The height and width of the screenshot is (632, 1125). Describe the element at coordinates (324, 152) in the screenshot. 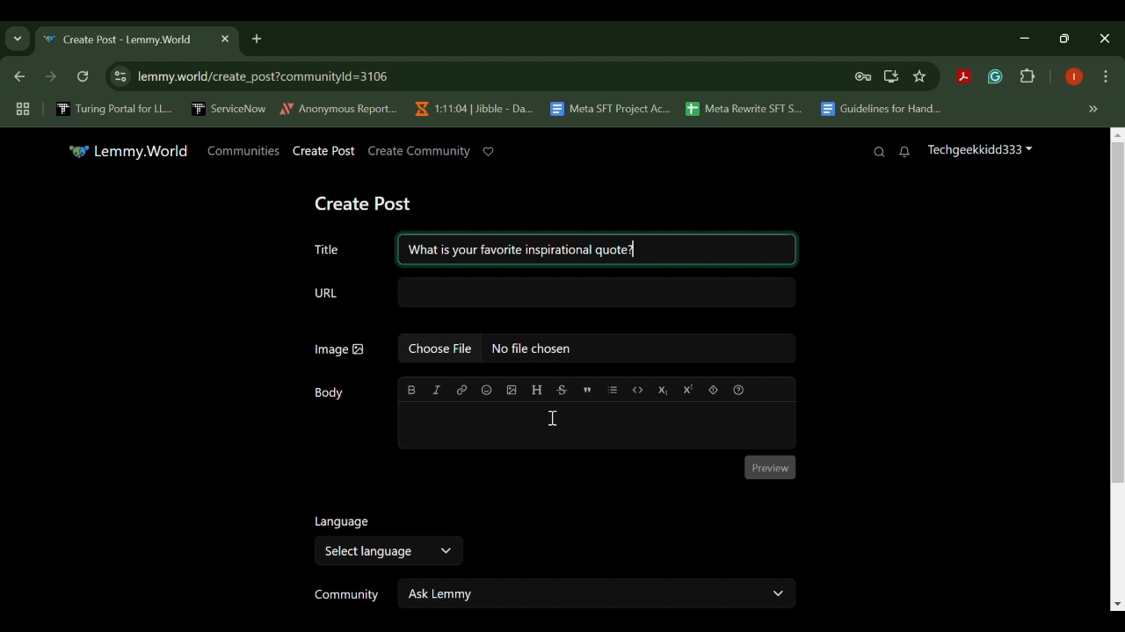

I see `Create Post` at that location.